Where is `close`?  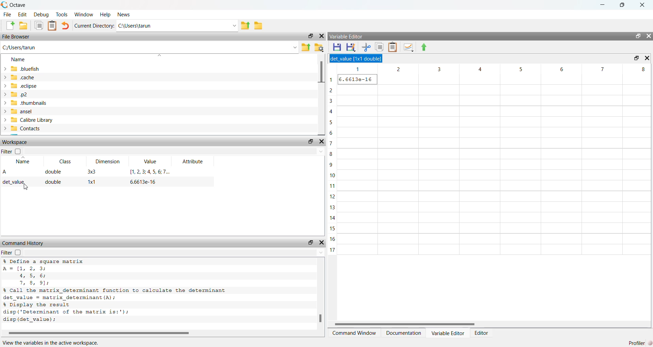
close is located at coordinates (321, 36).